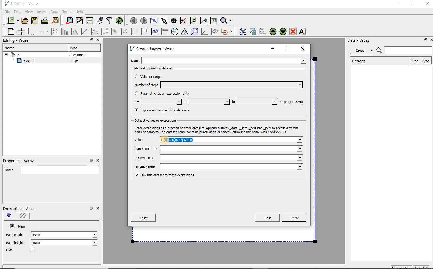 The image size is (433, 269). What do you see at coordinates (90, 21) in the screenshot?
I see `create new datasets using ranges, parametrically or as functions of existing datasets` at bounding box center [90, 21].